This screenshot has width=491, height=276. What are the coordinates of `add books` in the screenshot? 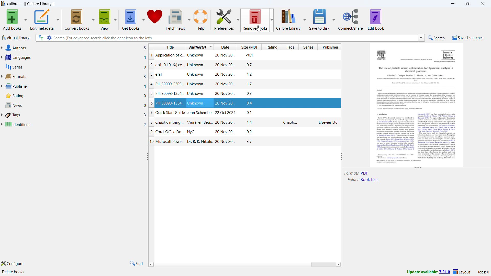 It's located at (12, 19).